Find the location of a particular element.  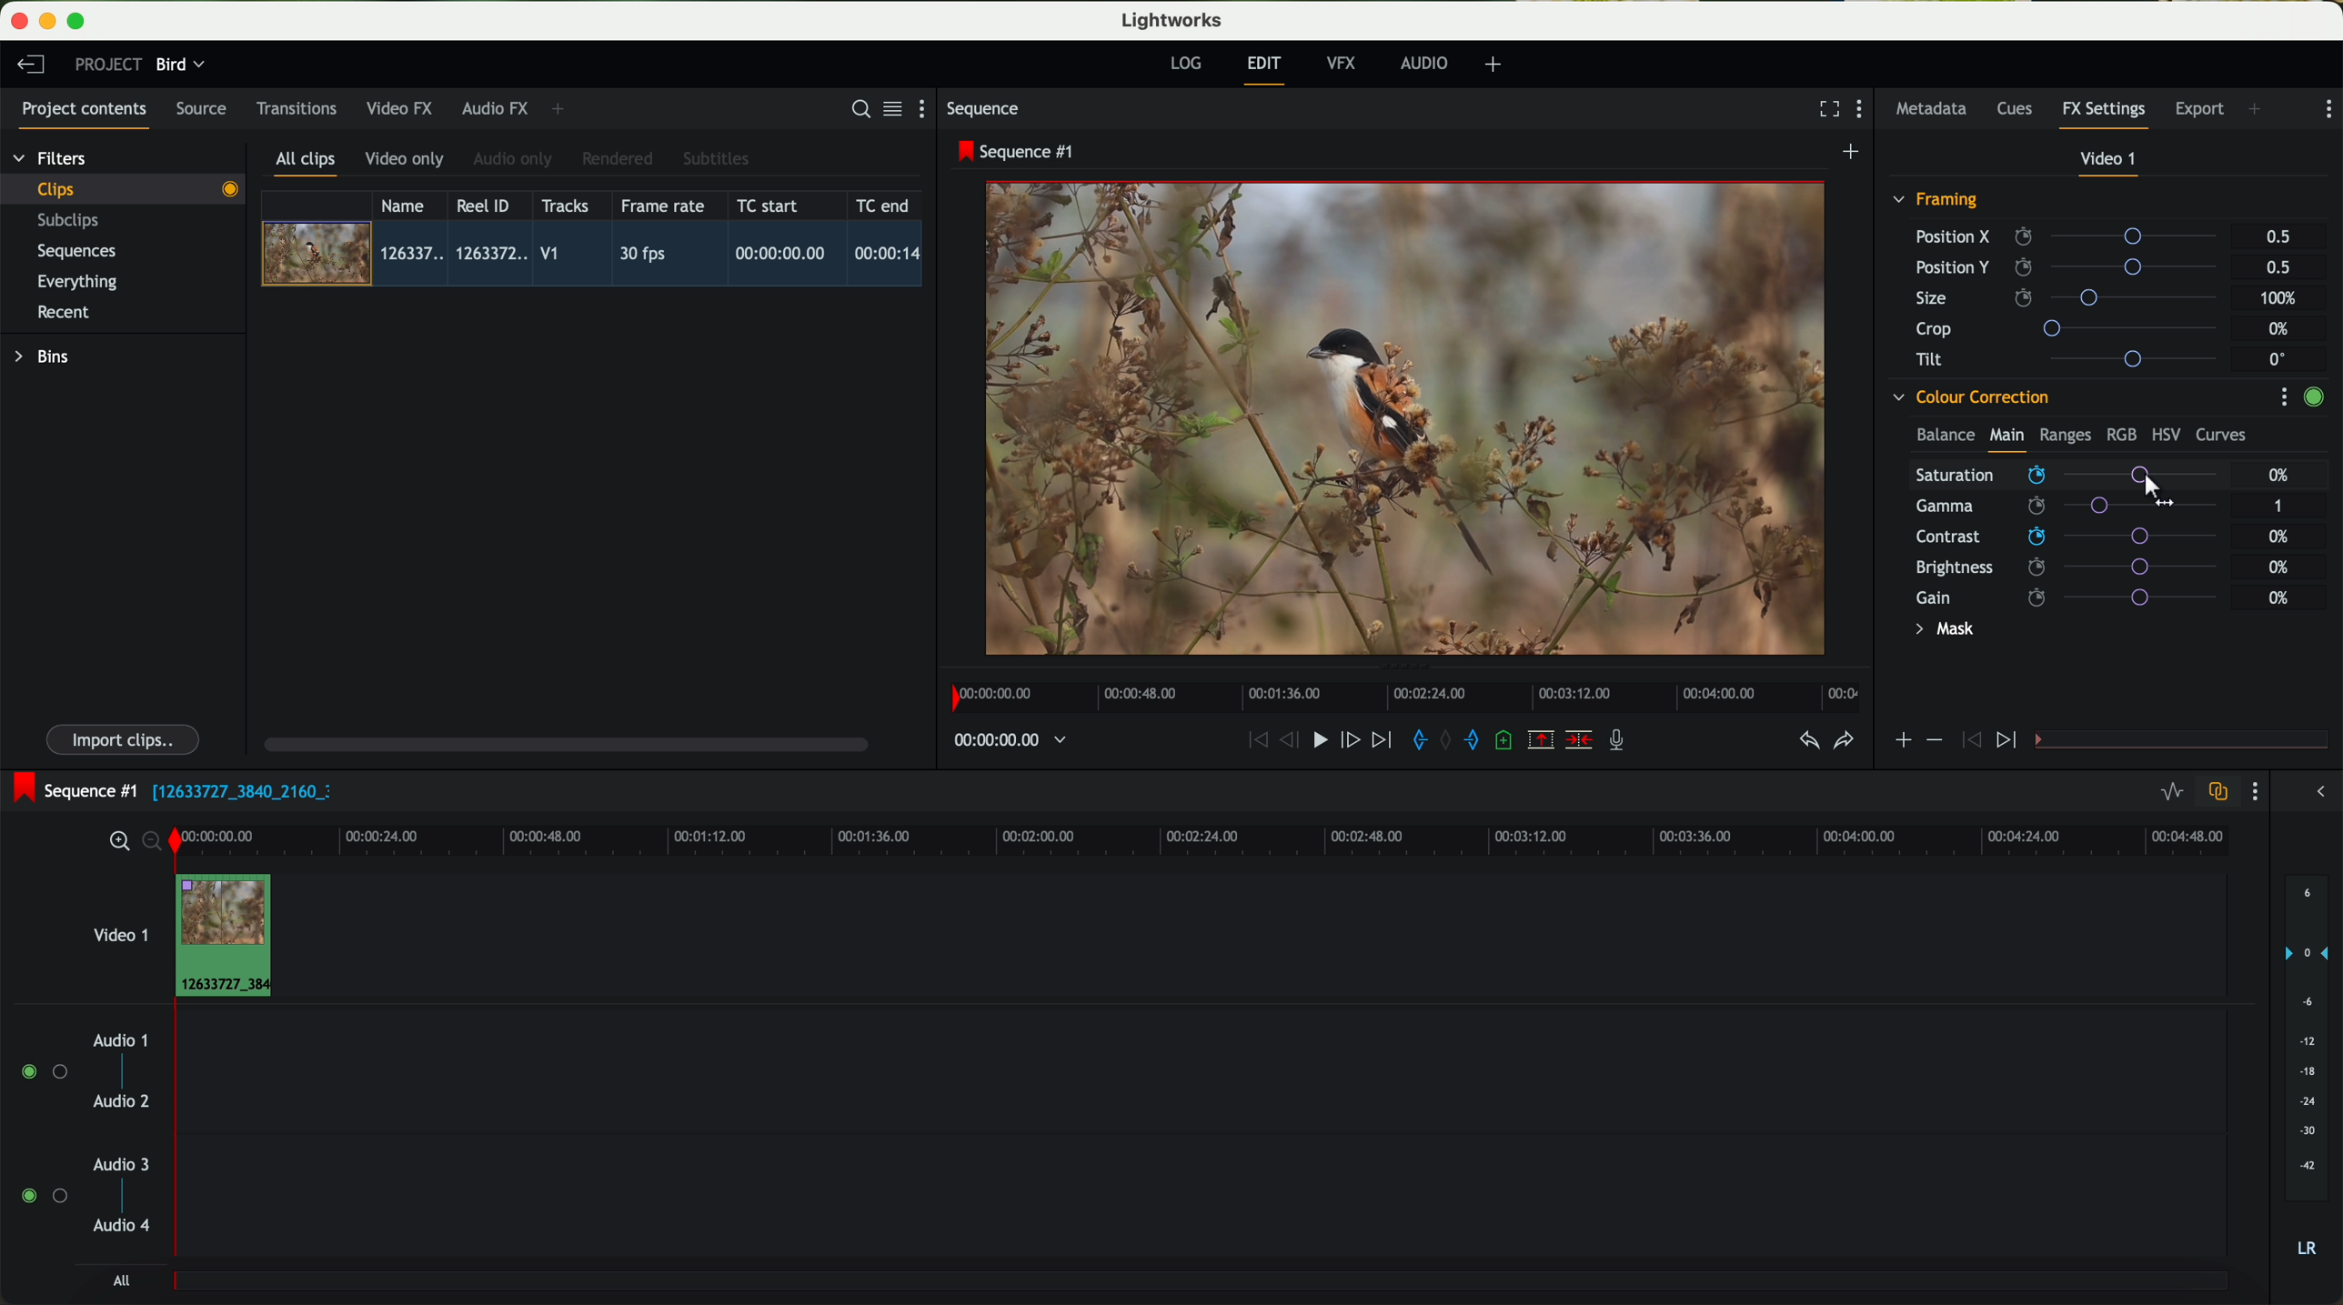

fullscreen is located at coordinates (1825, 108).